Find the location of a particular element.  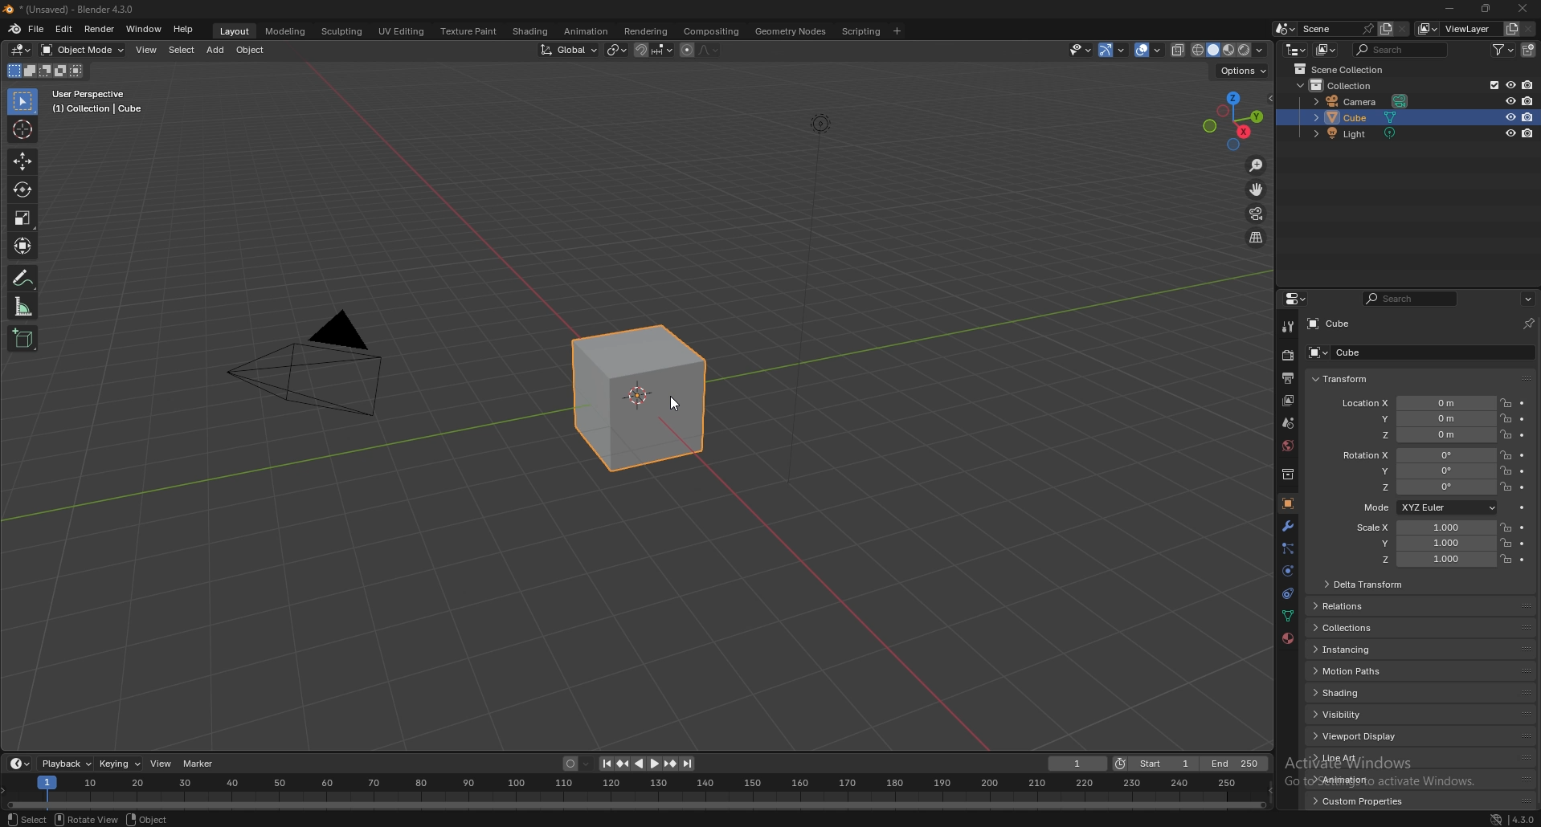

animate property is located at coordinates (1523, 544).